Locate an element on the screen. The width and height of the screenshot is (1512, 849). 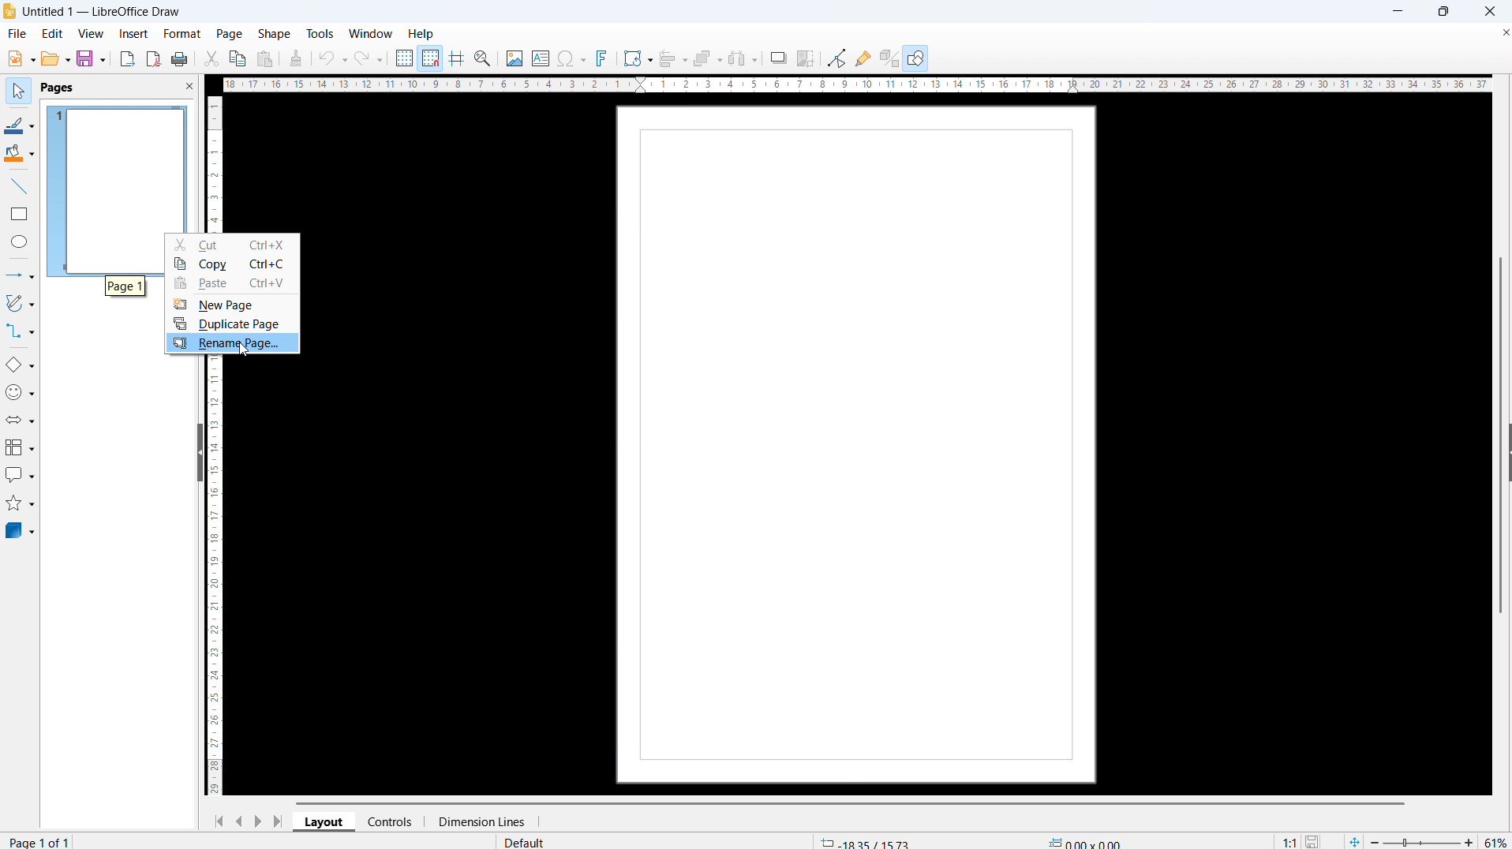
close pane is located at coordinates (189, 85).